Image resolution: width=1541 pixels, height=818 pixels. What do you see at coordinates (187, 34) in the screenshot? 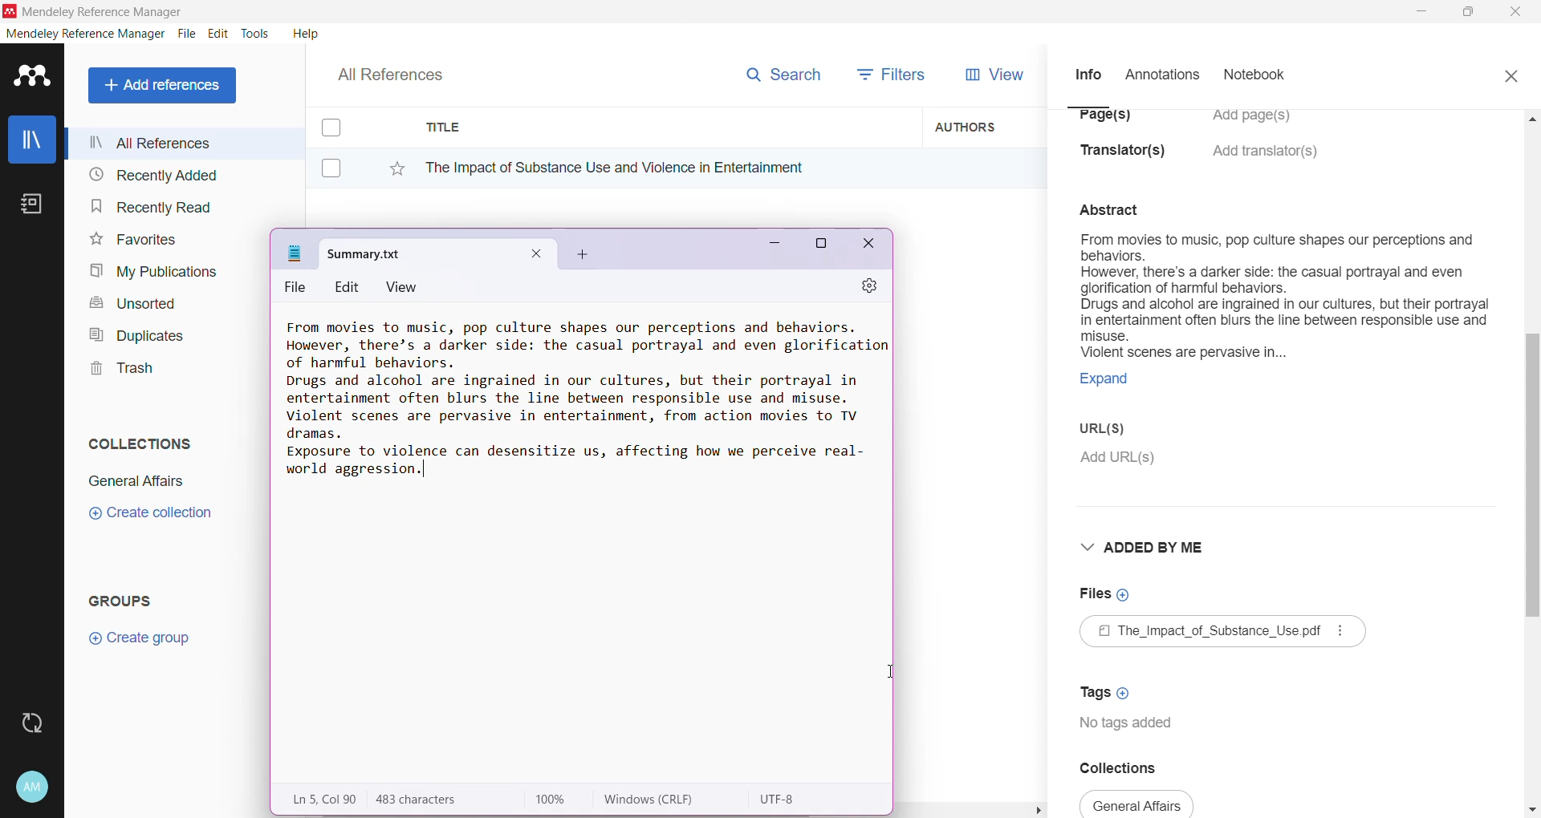
I see `File` at bounding box center [187, 34].